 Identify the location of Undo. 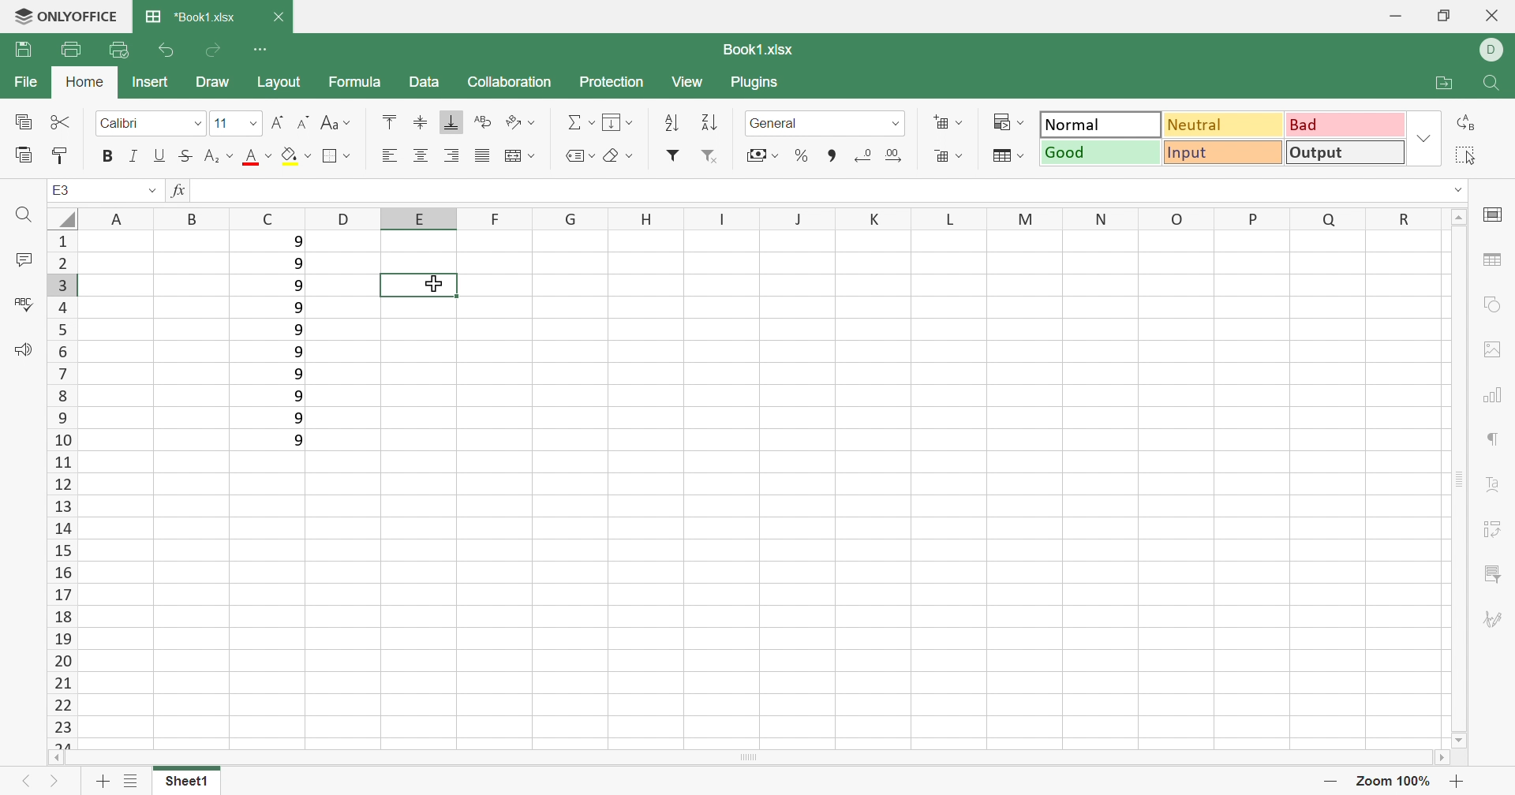
(169, 51).